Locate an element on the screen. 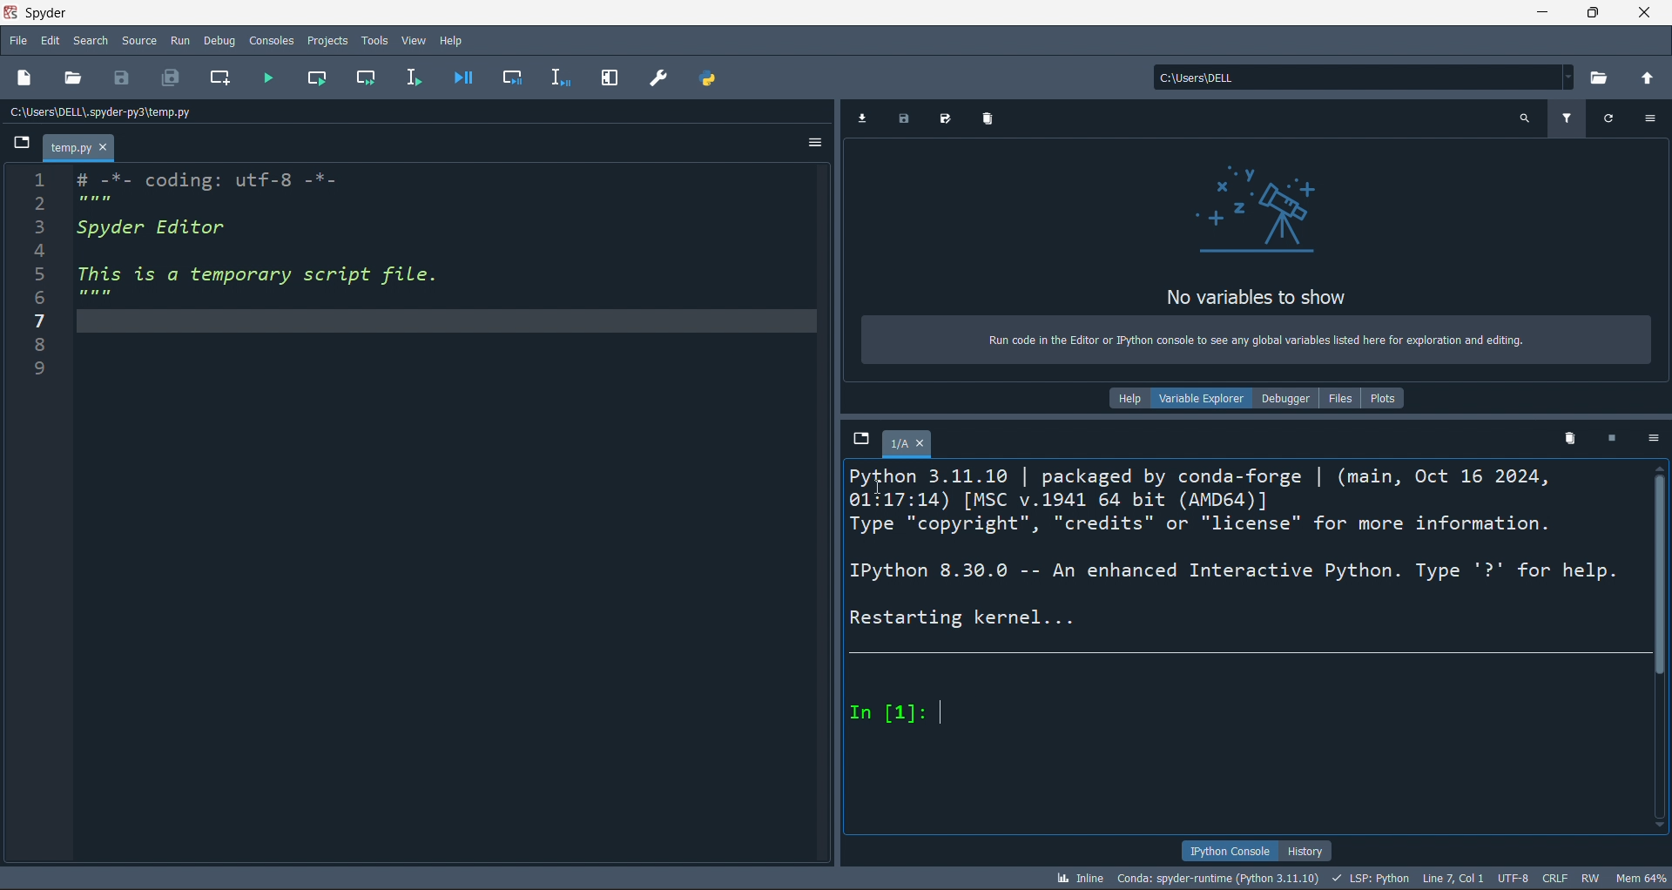 The height and width of the screenshot is (890, 1672). IPYTHON CONSOLE is located at coordinates (1229, 849).